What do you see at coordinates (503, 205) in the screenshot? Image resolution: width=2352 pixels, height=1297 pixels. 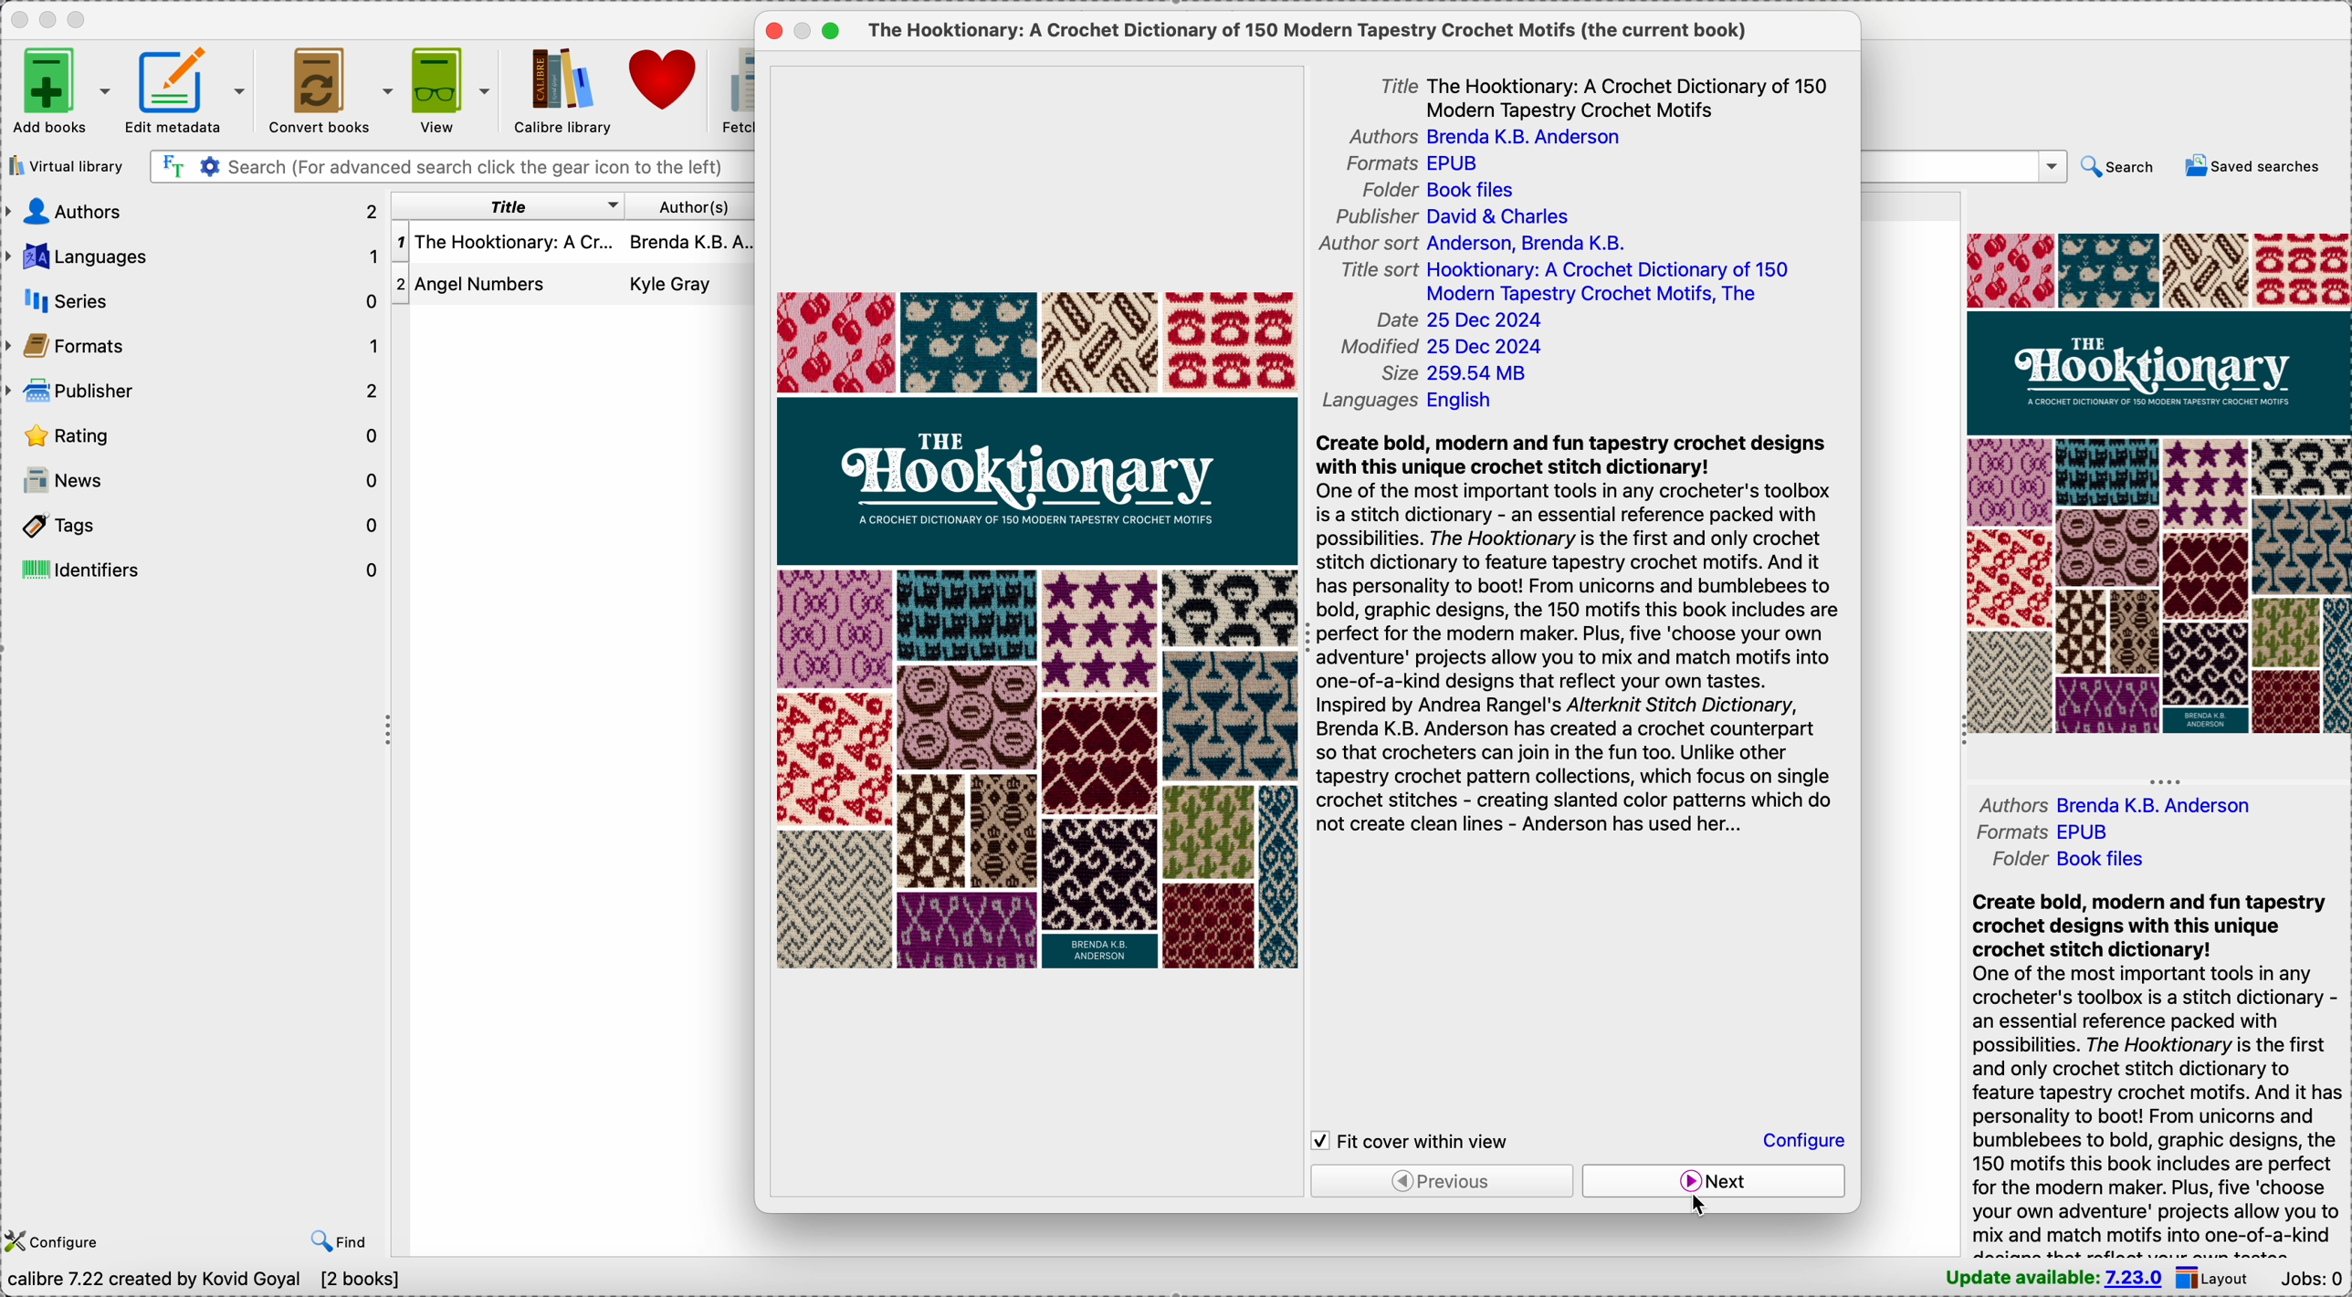 I see `title` at bounding box center [503, 205].